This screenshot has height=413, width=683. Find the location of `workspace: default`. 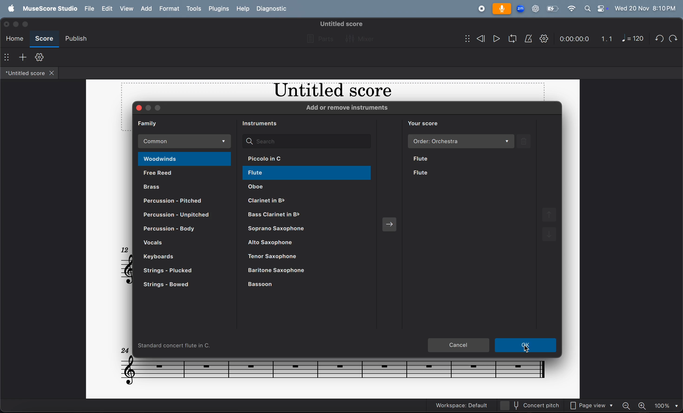

workspace: default is located at coordinates (460, 404).